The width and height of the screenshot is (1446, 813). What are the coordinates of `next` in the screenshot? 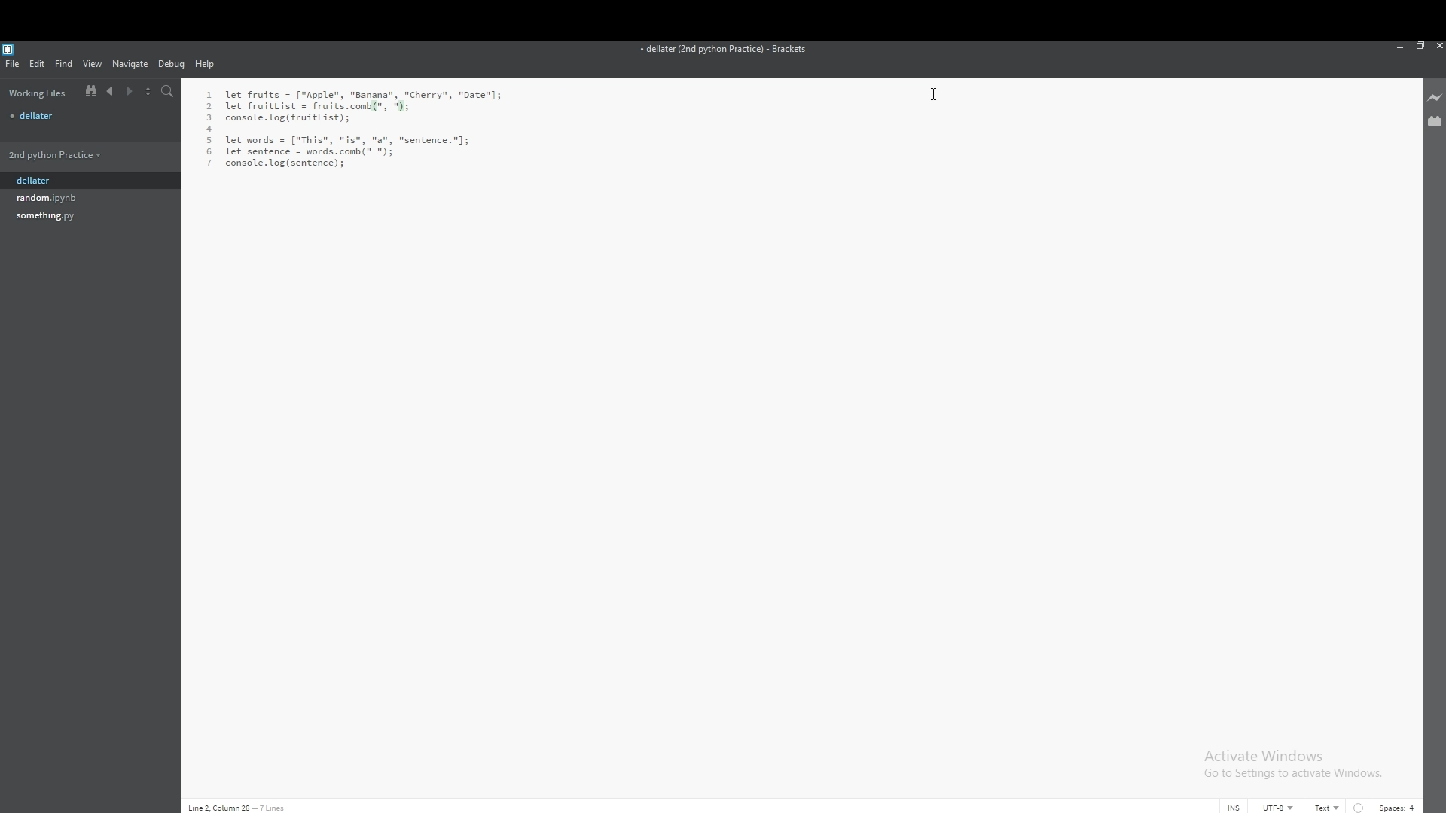 It's located at (130, 92).